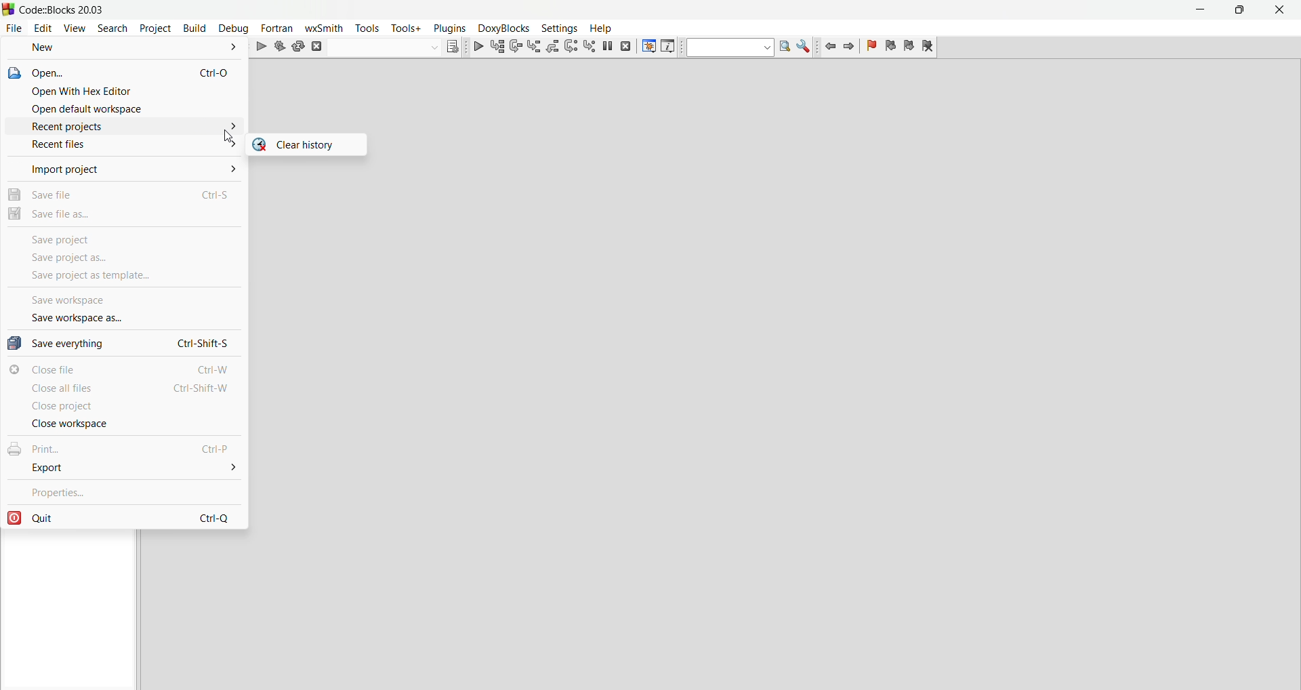  Describe the element at coordinates (384, 48) in the screenshot. I see `build target` at that location.